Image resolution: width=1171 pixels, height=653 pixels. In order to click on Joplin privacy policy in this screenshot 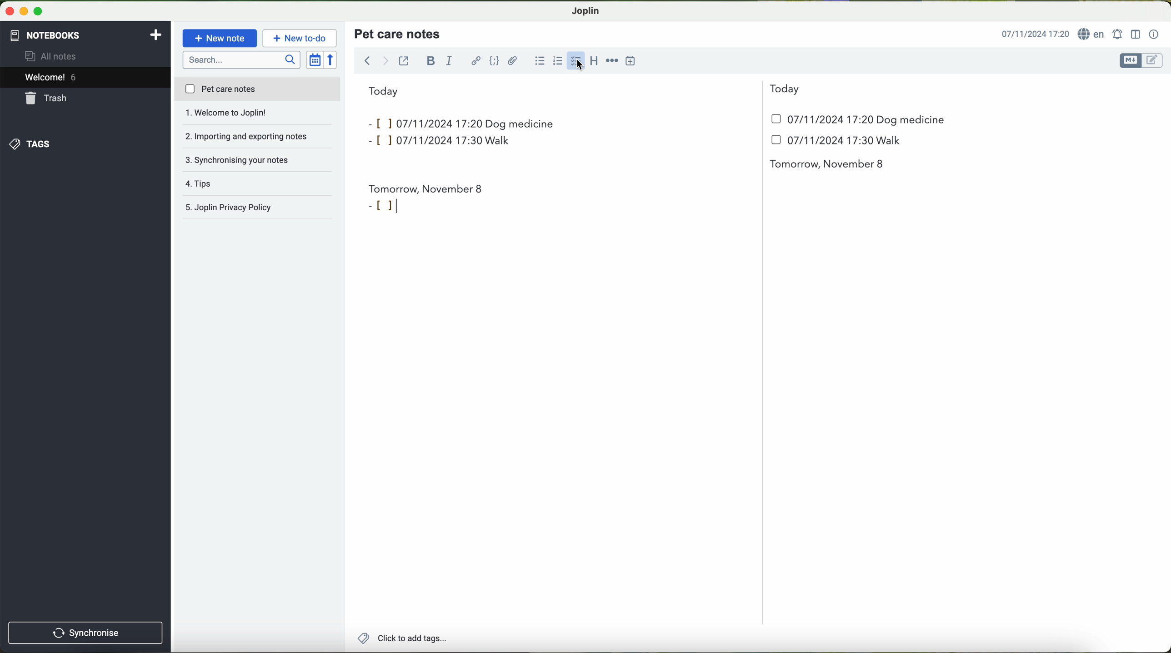, I will do `click(258, 184)`.